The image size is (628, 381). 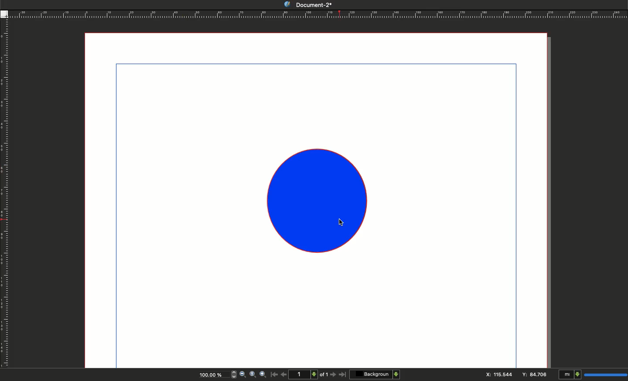 What do you see at coordinates (284, 374) in the screenshot?
I see `Previous page` at bounding box center [284, 374].